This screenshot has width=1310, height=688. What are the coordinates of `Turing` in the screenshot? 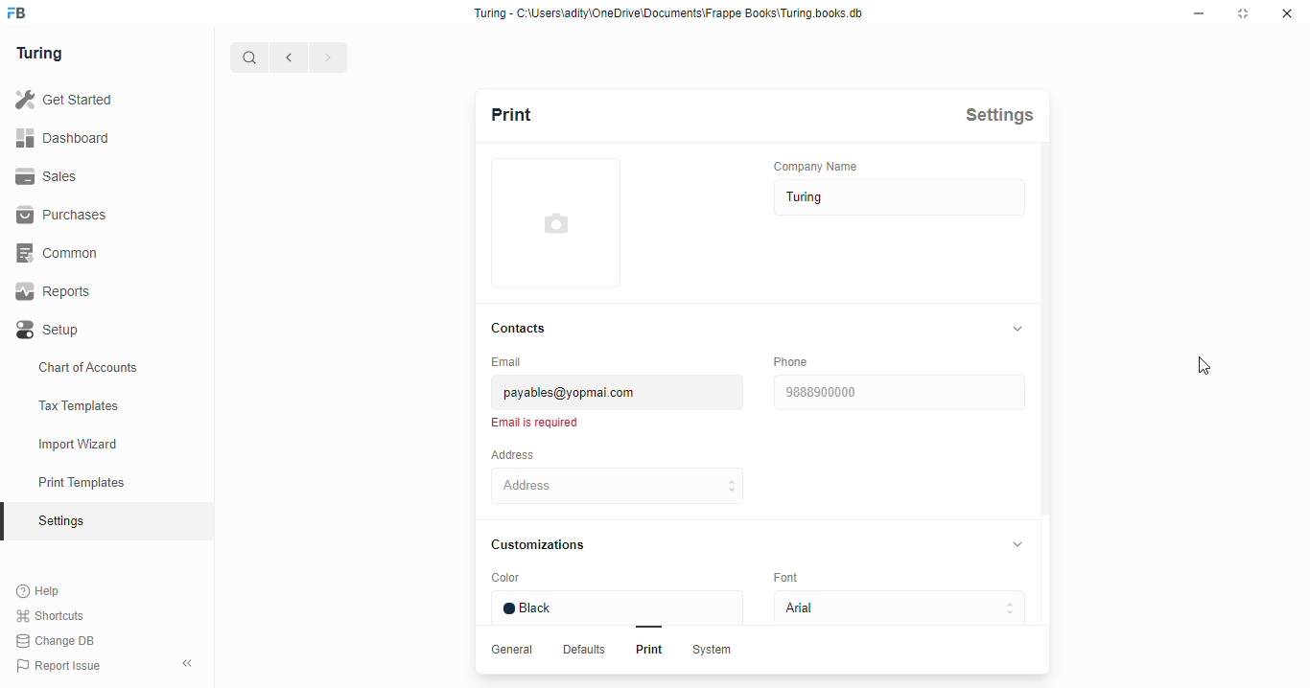 It's located at (43, 52).